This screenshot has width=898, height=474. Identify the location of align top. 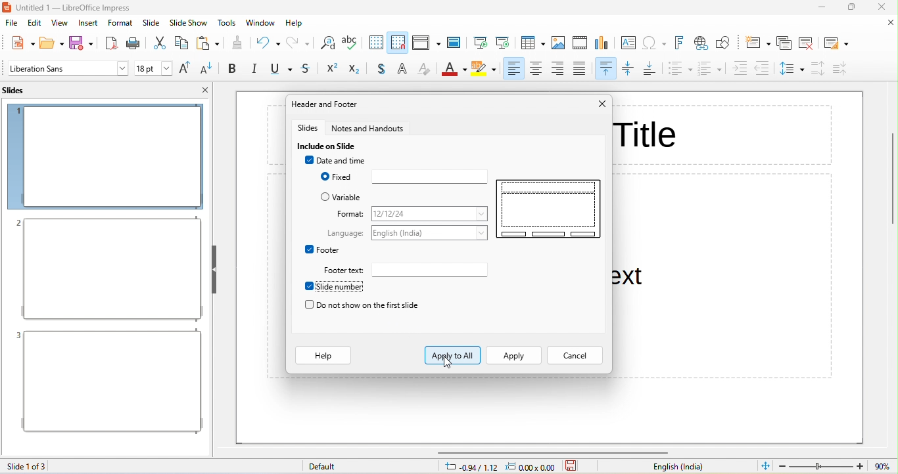
(607, 69).